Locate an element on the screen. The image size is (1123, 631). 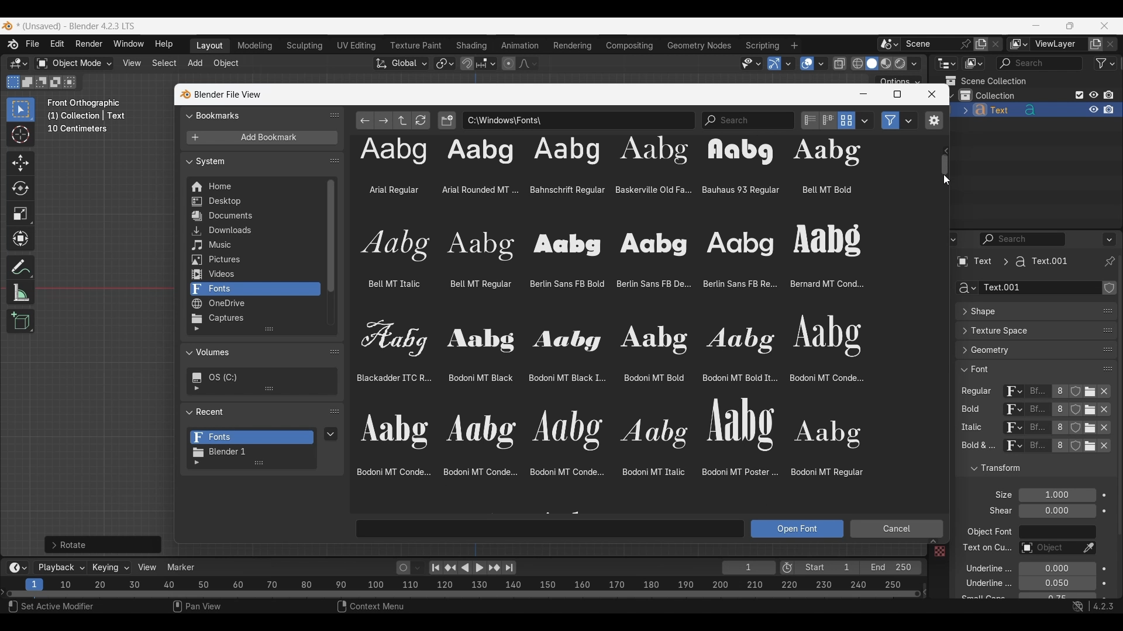
Change order in list is located at coordinates (335, 351).